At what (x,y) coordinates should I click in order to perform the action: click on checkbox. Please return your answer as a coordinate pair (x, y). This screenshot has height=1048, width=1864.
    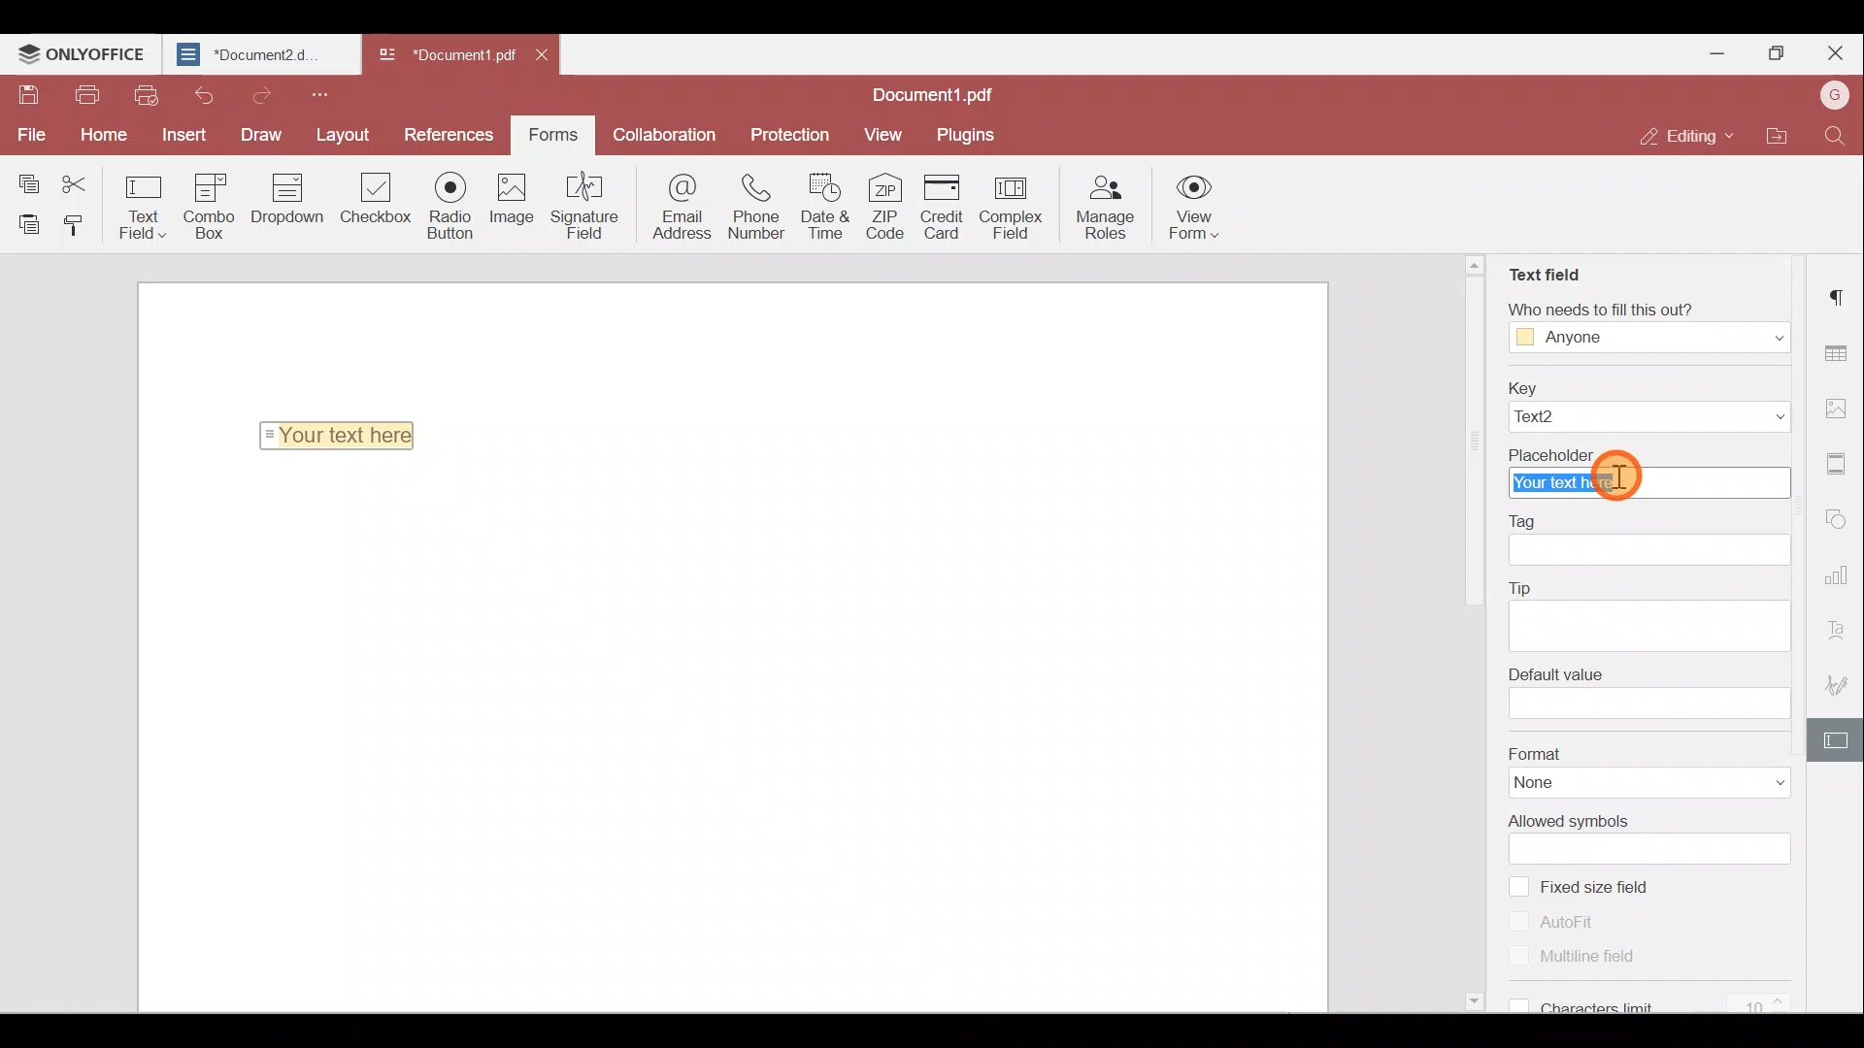
    Looking at the image, I should click on (1520, 957).